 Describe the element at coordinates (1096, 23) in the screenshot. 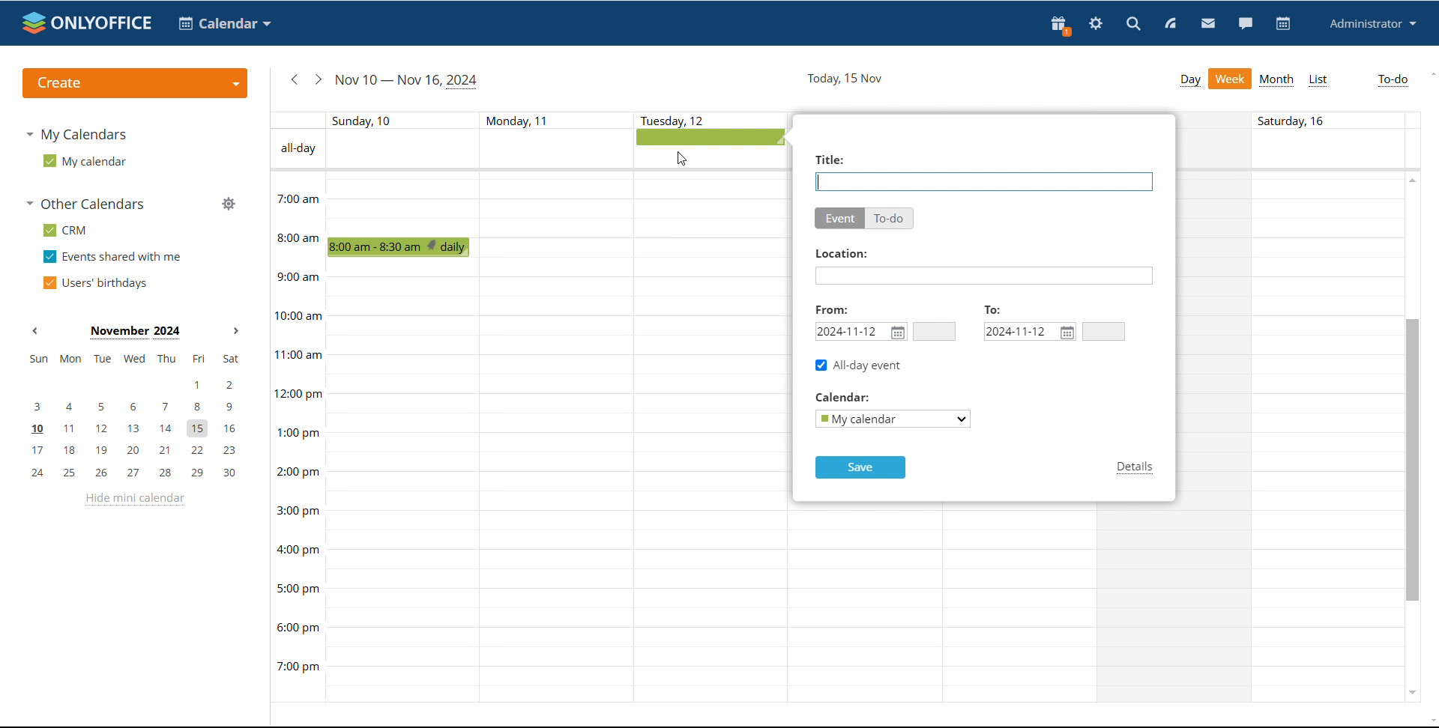

I see `settings` at that location.